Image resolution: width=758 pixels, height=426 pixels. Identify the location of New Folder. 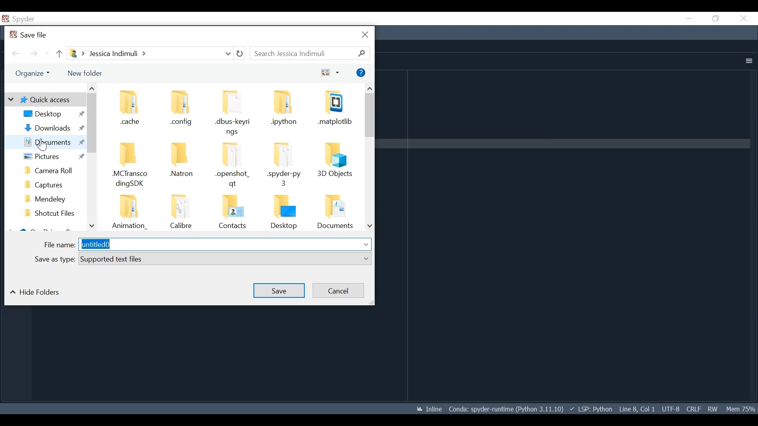
(87, 73).